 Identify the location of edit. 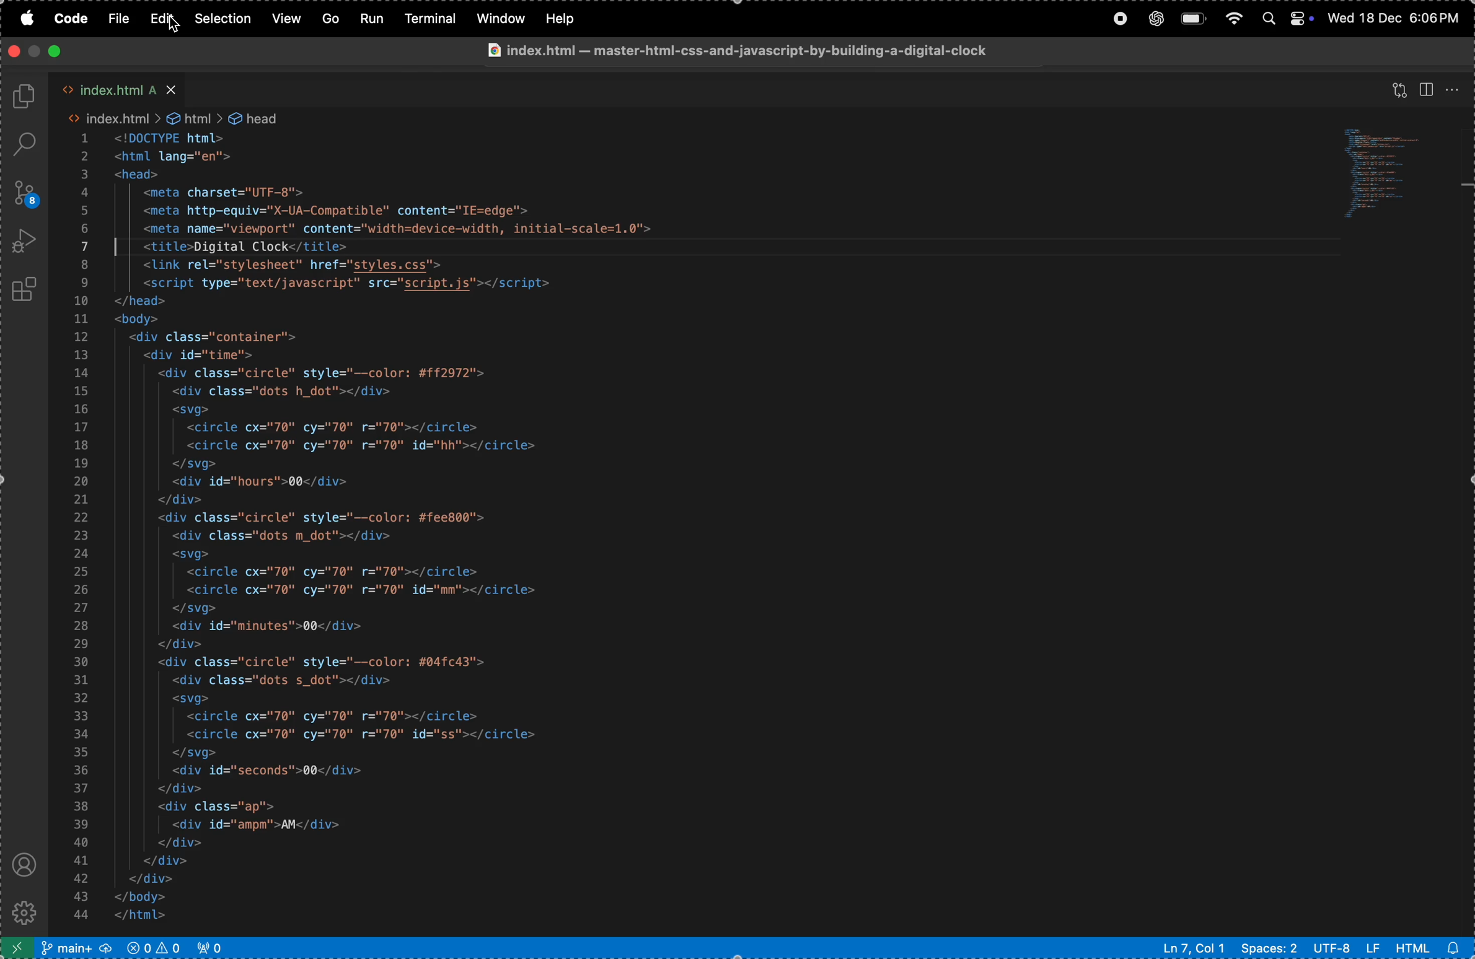
(164, 19).